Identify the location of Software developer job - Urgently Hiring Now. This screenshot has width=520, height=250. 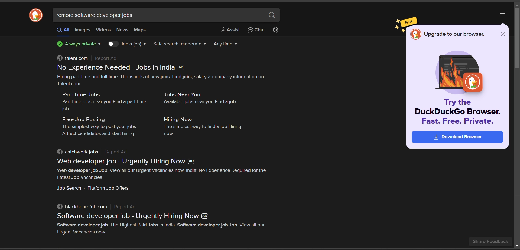
(135, 216).